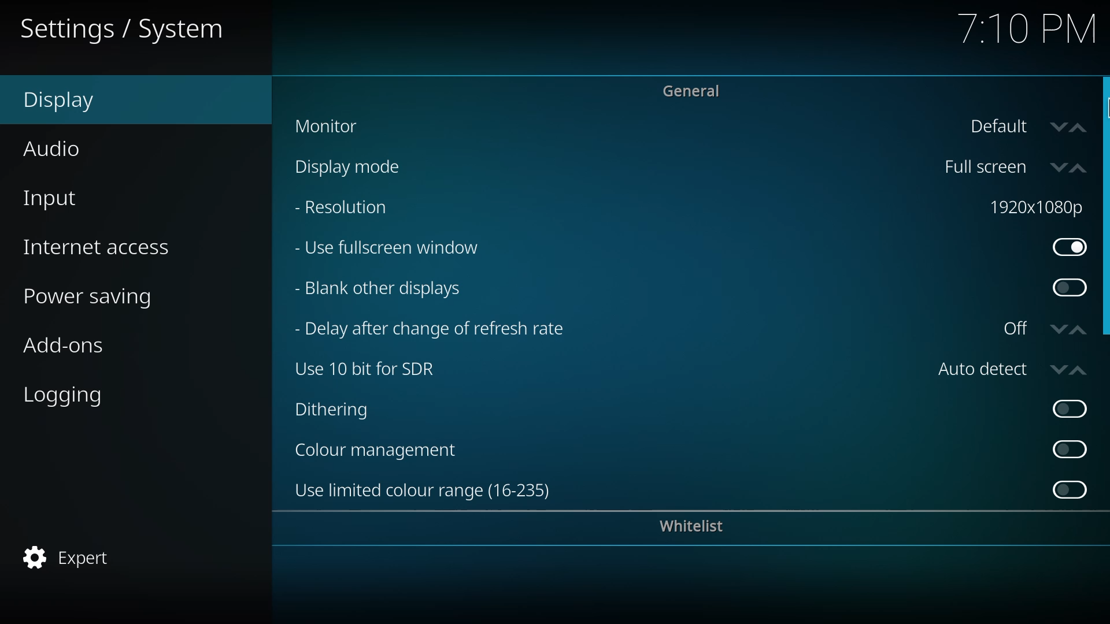 This screenshot has height=624, width=1110. I want to click on add-ons, so click(75, 347).